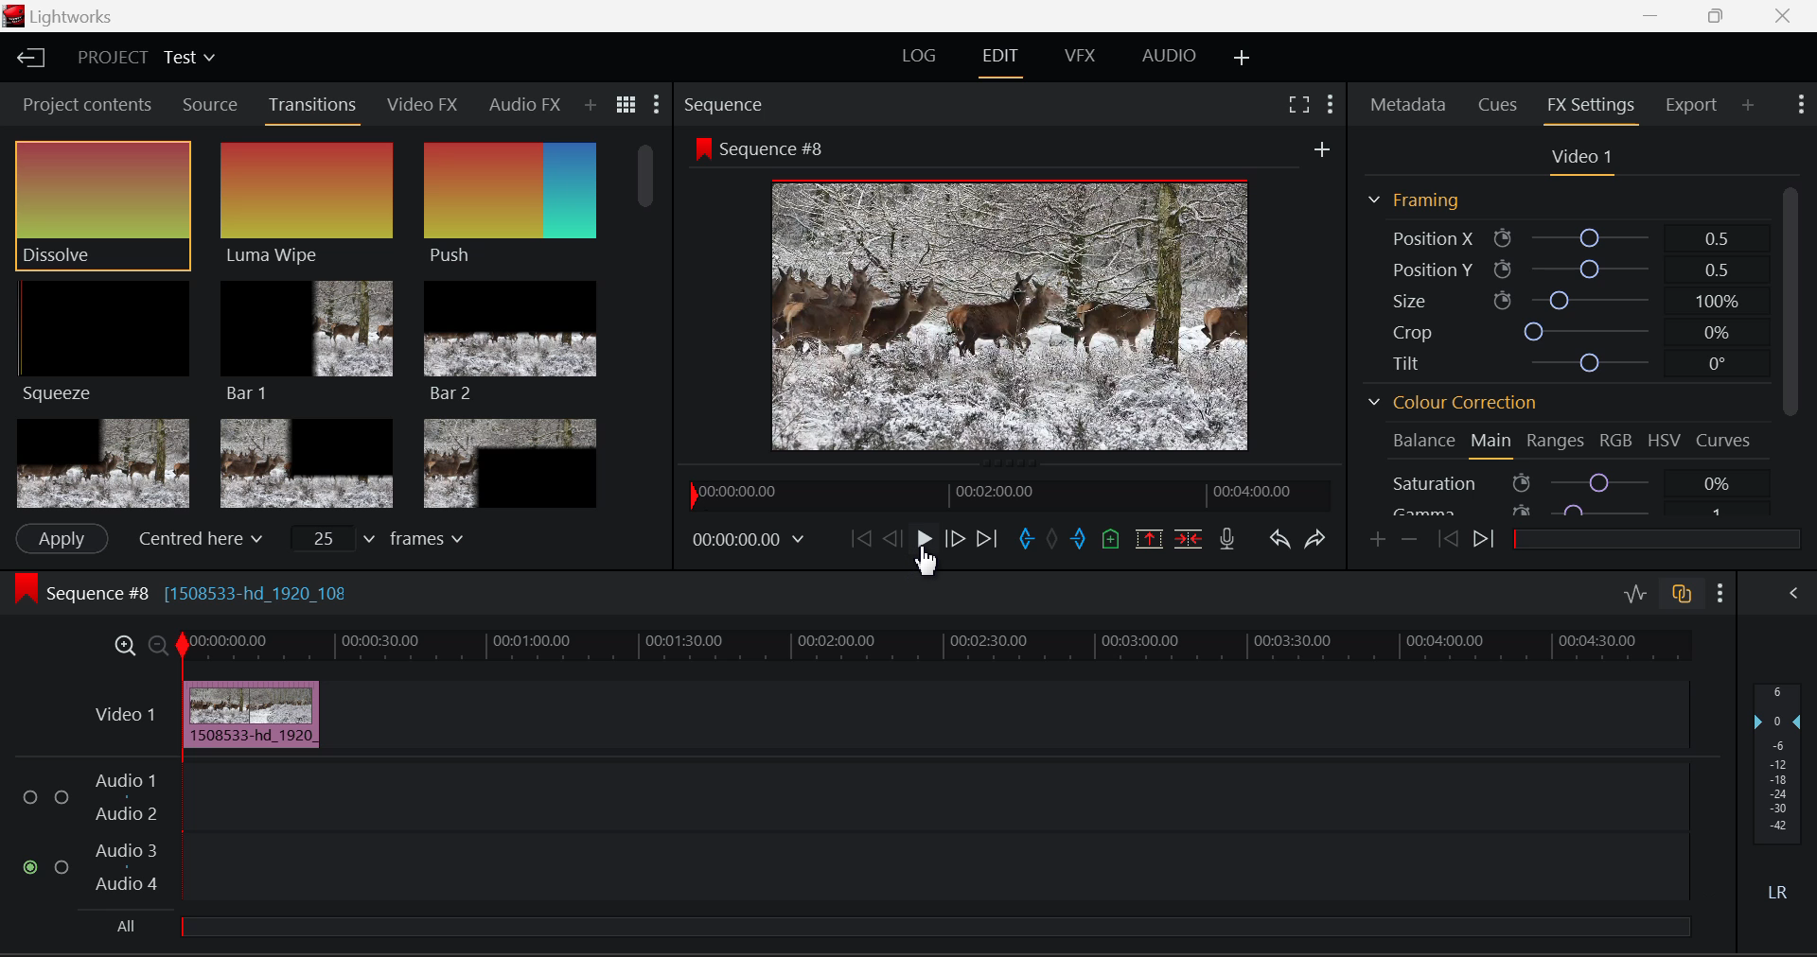 This screenshot has width=1817, height=957. I want to click on LOG Layout, so click(919, 60).